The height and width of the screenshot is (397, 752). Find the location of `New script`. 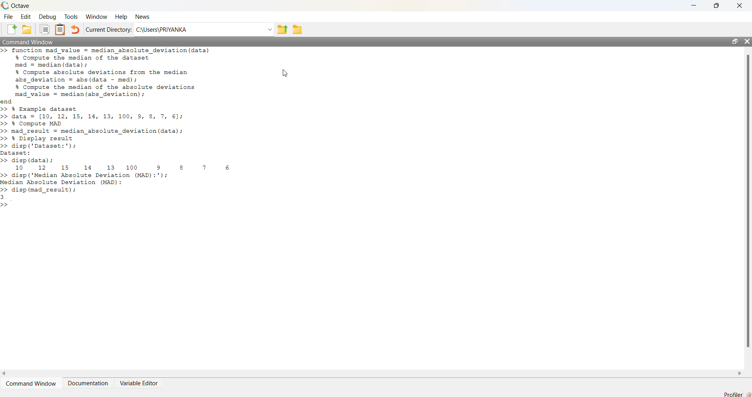

New script is located at coordinates (11, 29).